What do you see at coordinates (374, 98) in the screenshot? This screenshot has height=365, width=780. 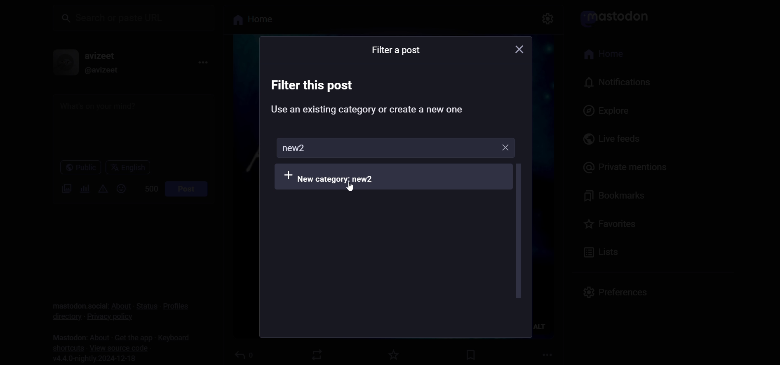 I see `instruction` at bounding box center [374, 98].